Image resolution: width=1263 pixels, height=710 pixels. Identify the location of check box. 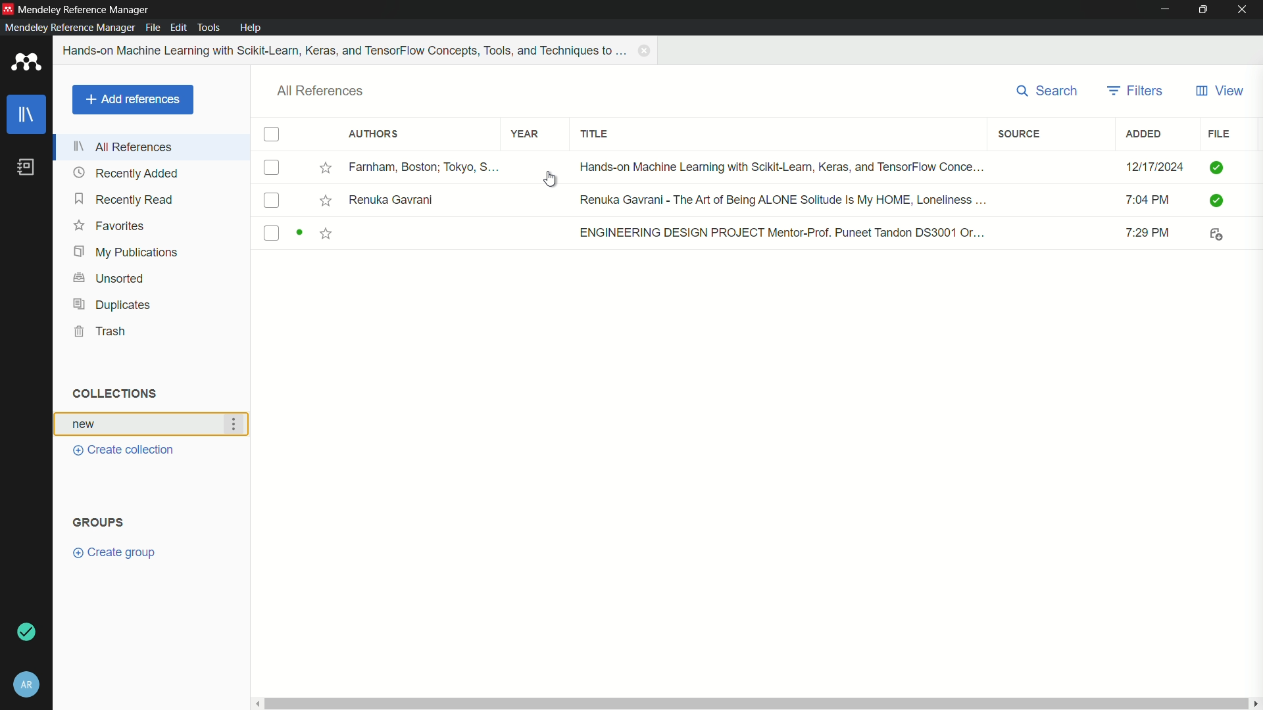
(272, 135).